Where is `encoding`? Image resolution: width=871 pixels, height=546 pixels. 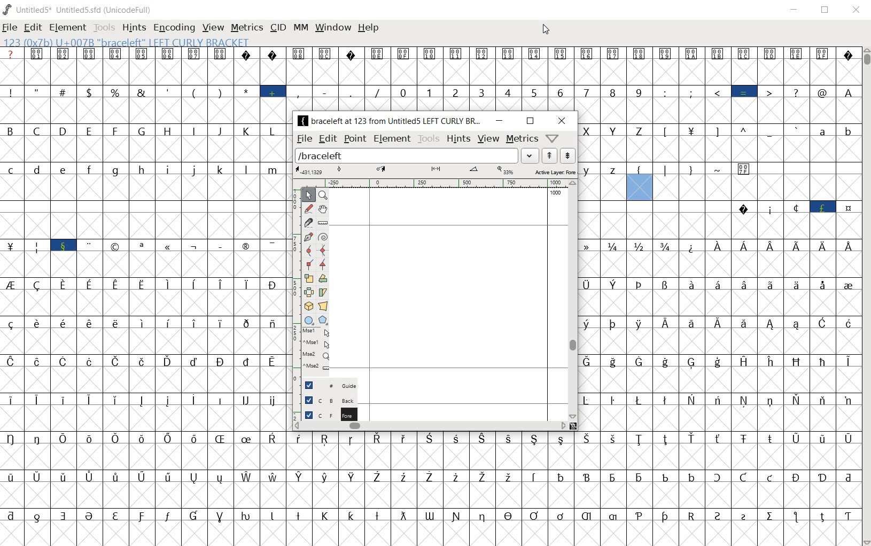
encoding is located at coordinates (174, 27).